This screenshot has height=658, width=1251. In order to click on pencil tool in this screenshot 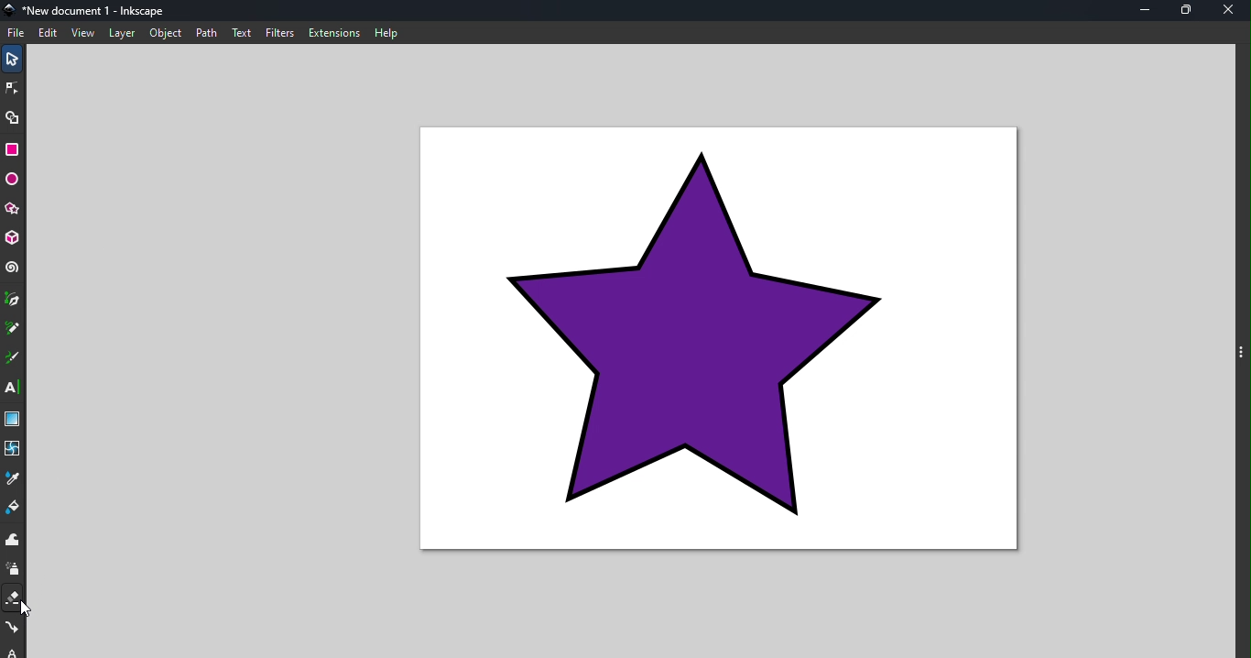, I will do `click(13, 329)`.